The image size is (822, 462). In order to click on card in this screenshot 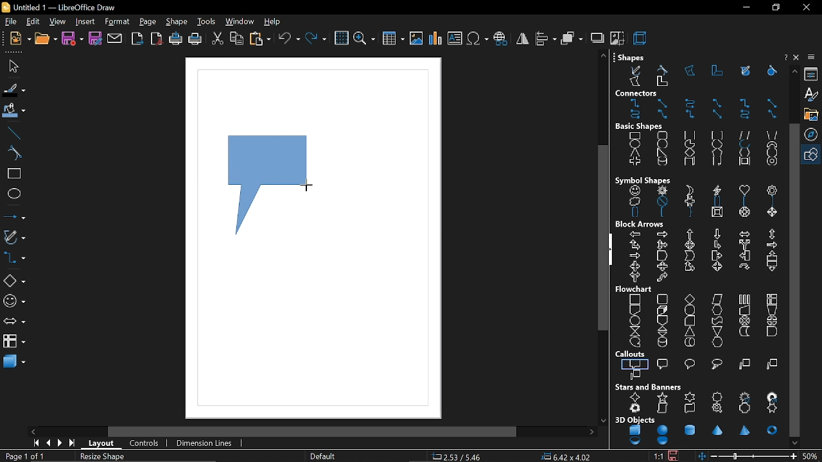, I will do `click(688, 321)`.